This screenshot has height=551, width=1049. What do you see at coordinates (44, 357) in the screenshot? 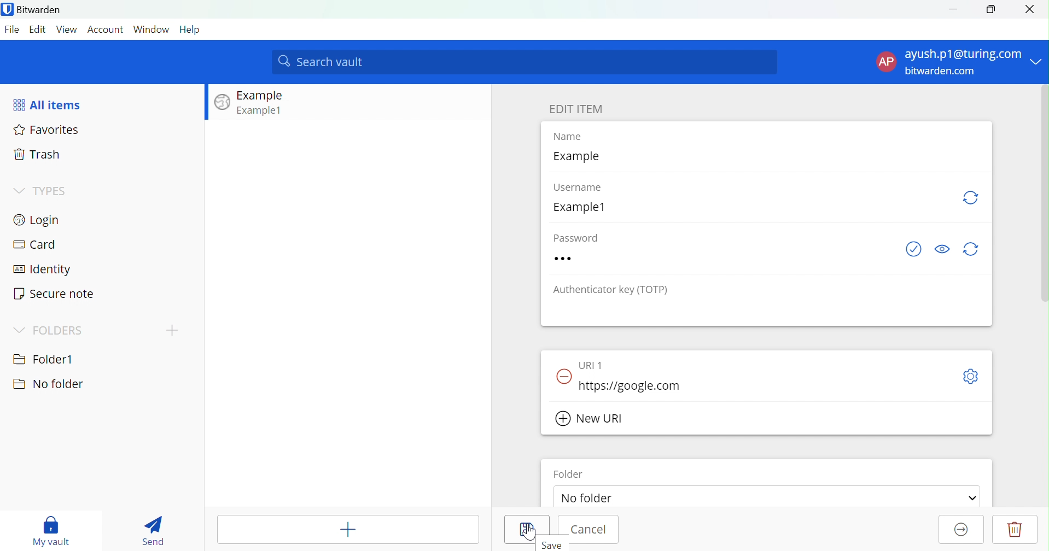
I see `Folder1` at bounding box center [44, 357].